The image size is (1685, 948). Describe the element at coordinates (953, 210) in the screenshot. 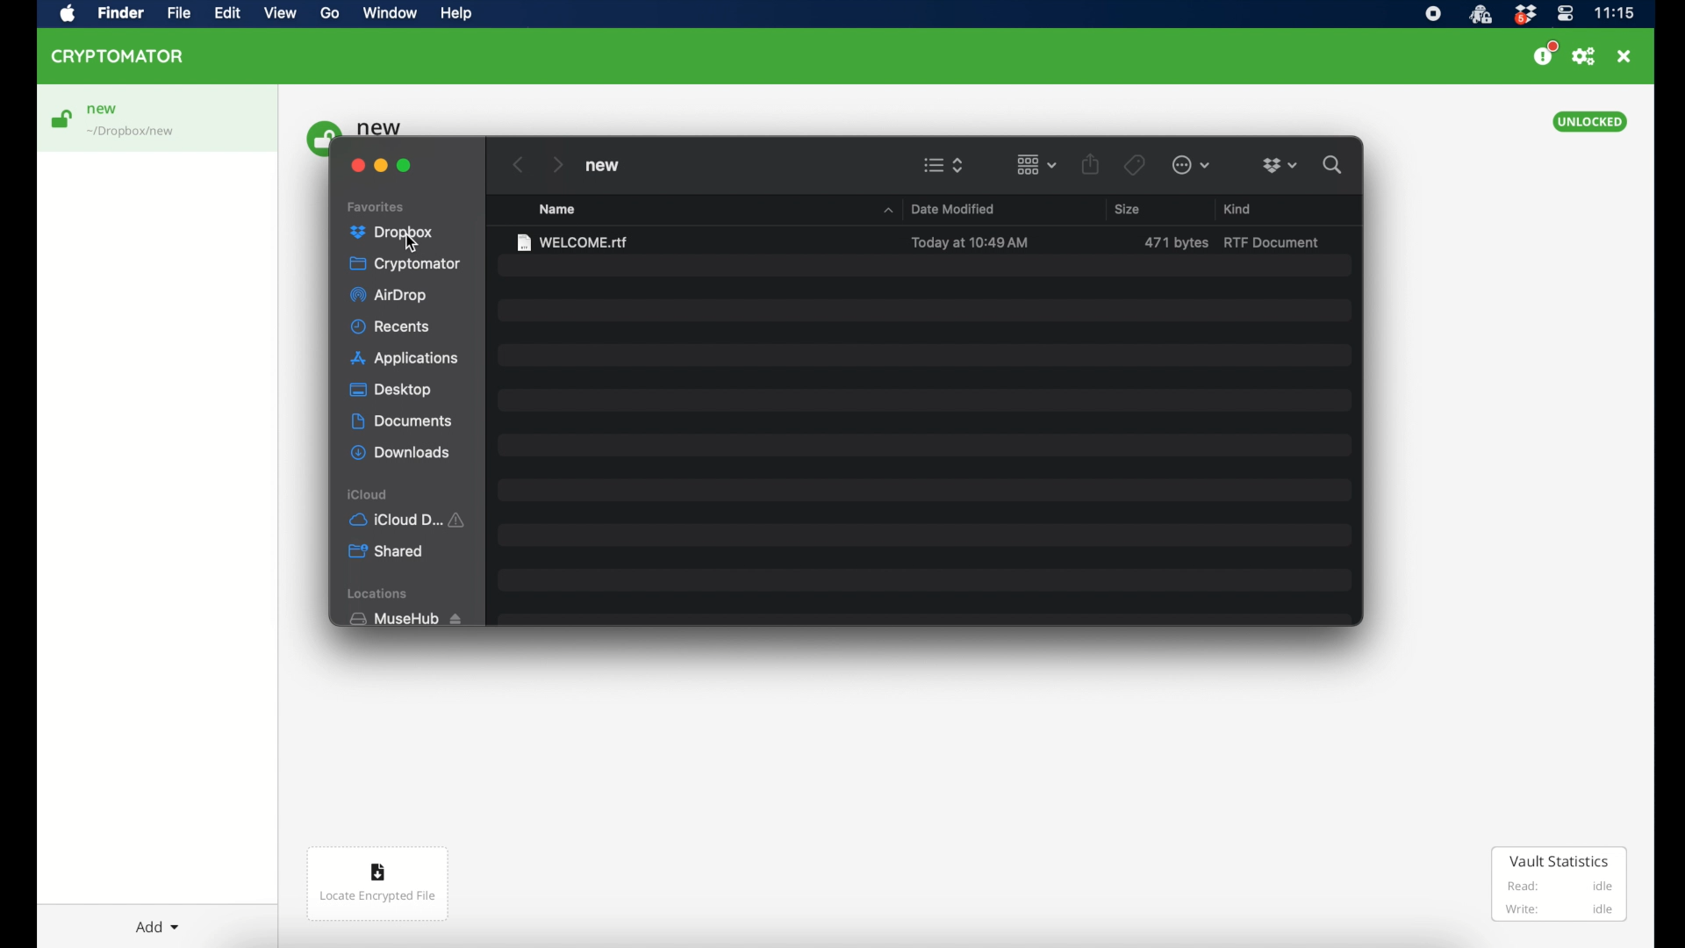

I see `date modified` at that location.